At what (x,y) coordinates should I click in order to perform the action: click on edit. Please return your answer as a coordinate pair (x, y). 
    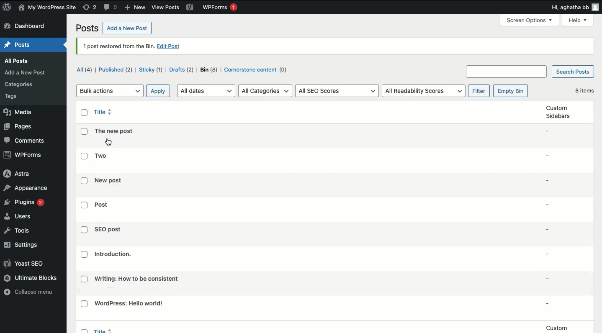
    Looking at the image, I should click on (169, 46).